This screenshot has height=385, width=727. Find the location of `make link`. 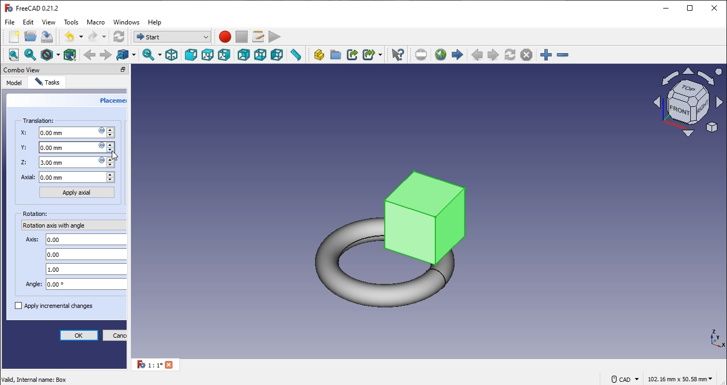

make link is located at coordinates (352, 54).